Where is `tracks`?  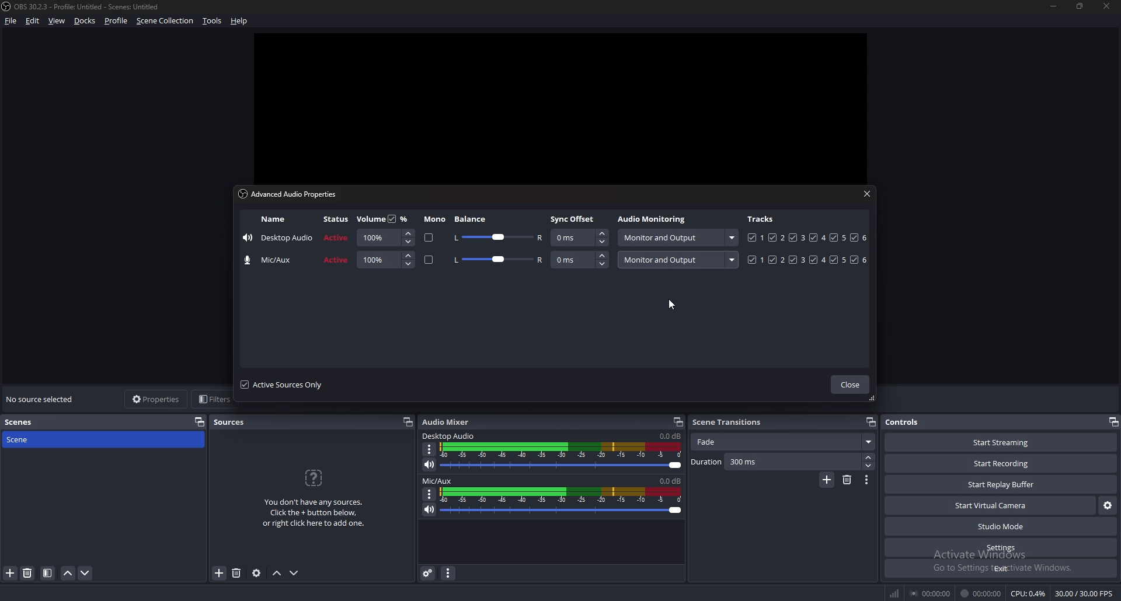 tracks is located at coordinates (806, 259).